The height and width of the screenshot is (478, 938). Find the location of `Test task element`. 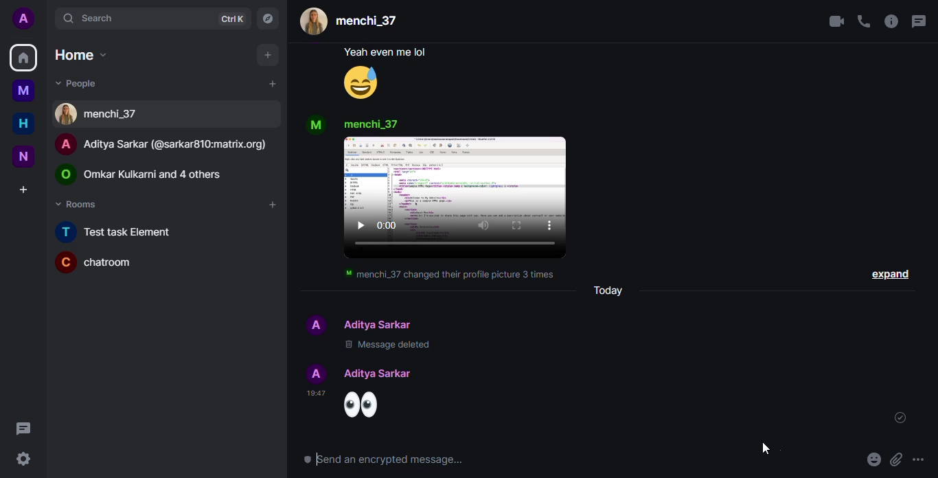

Test task element is located at coordinates (123, 231).